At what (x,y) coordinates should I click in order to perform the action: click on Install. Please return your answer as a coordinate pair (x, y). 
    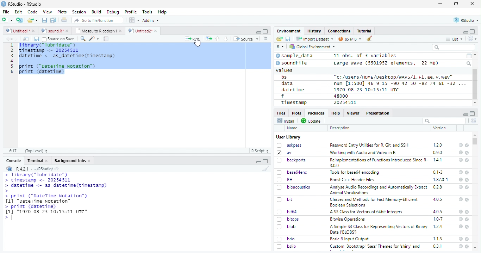
    Looking at the image, I should click on (286, 121).